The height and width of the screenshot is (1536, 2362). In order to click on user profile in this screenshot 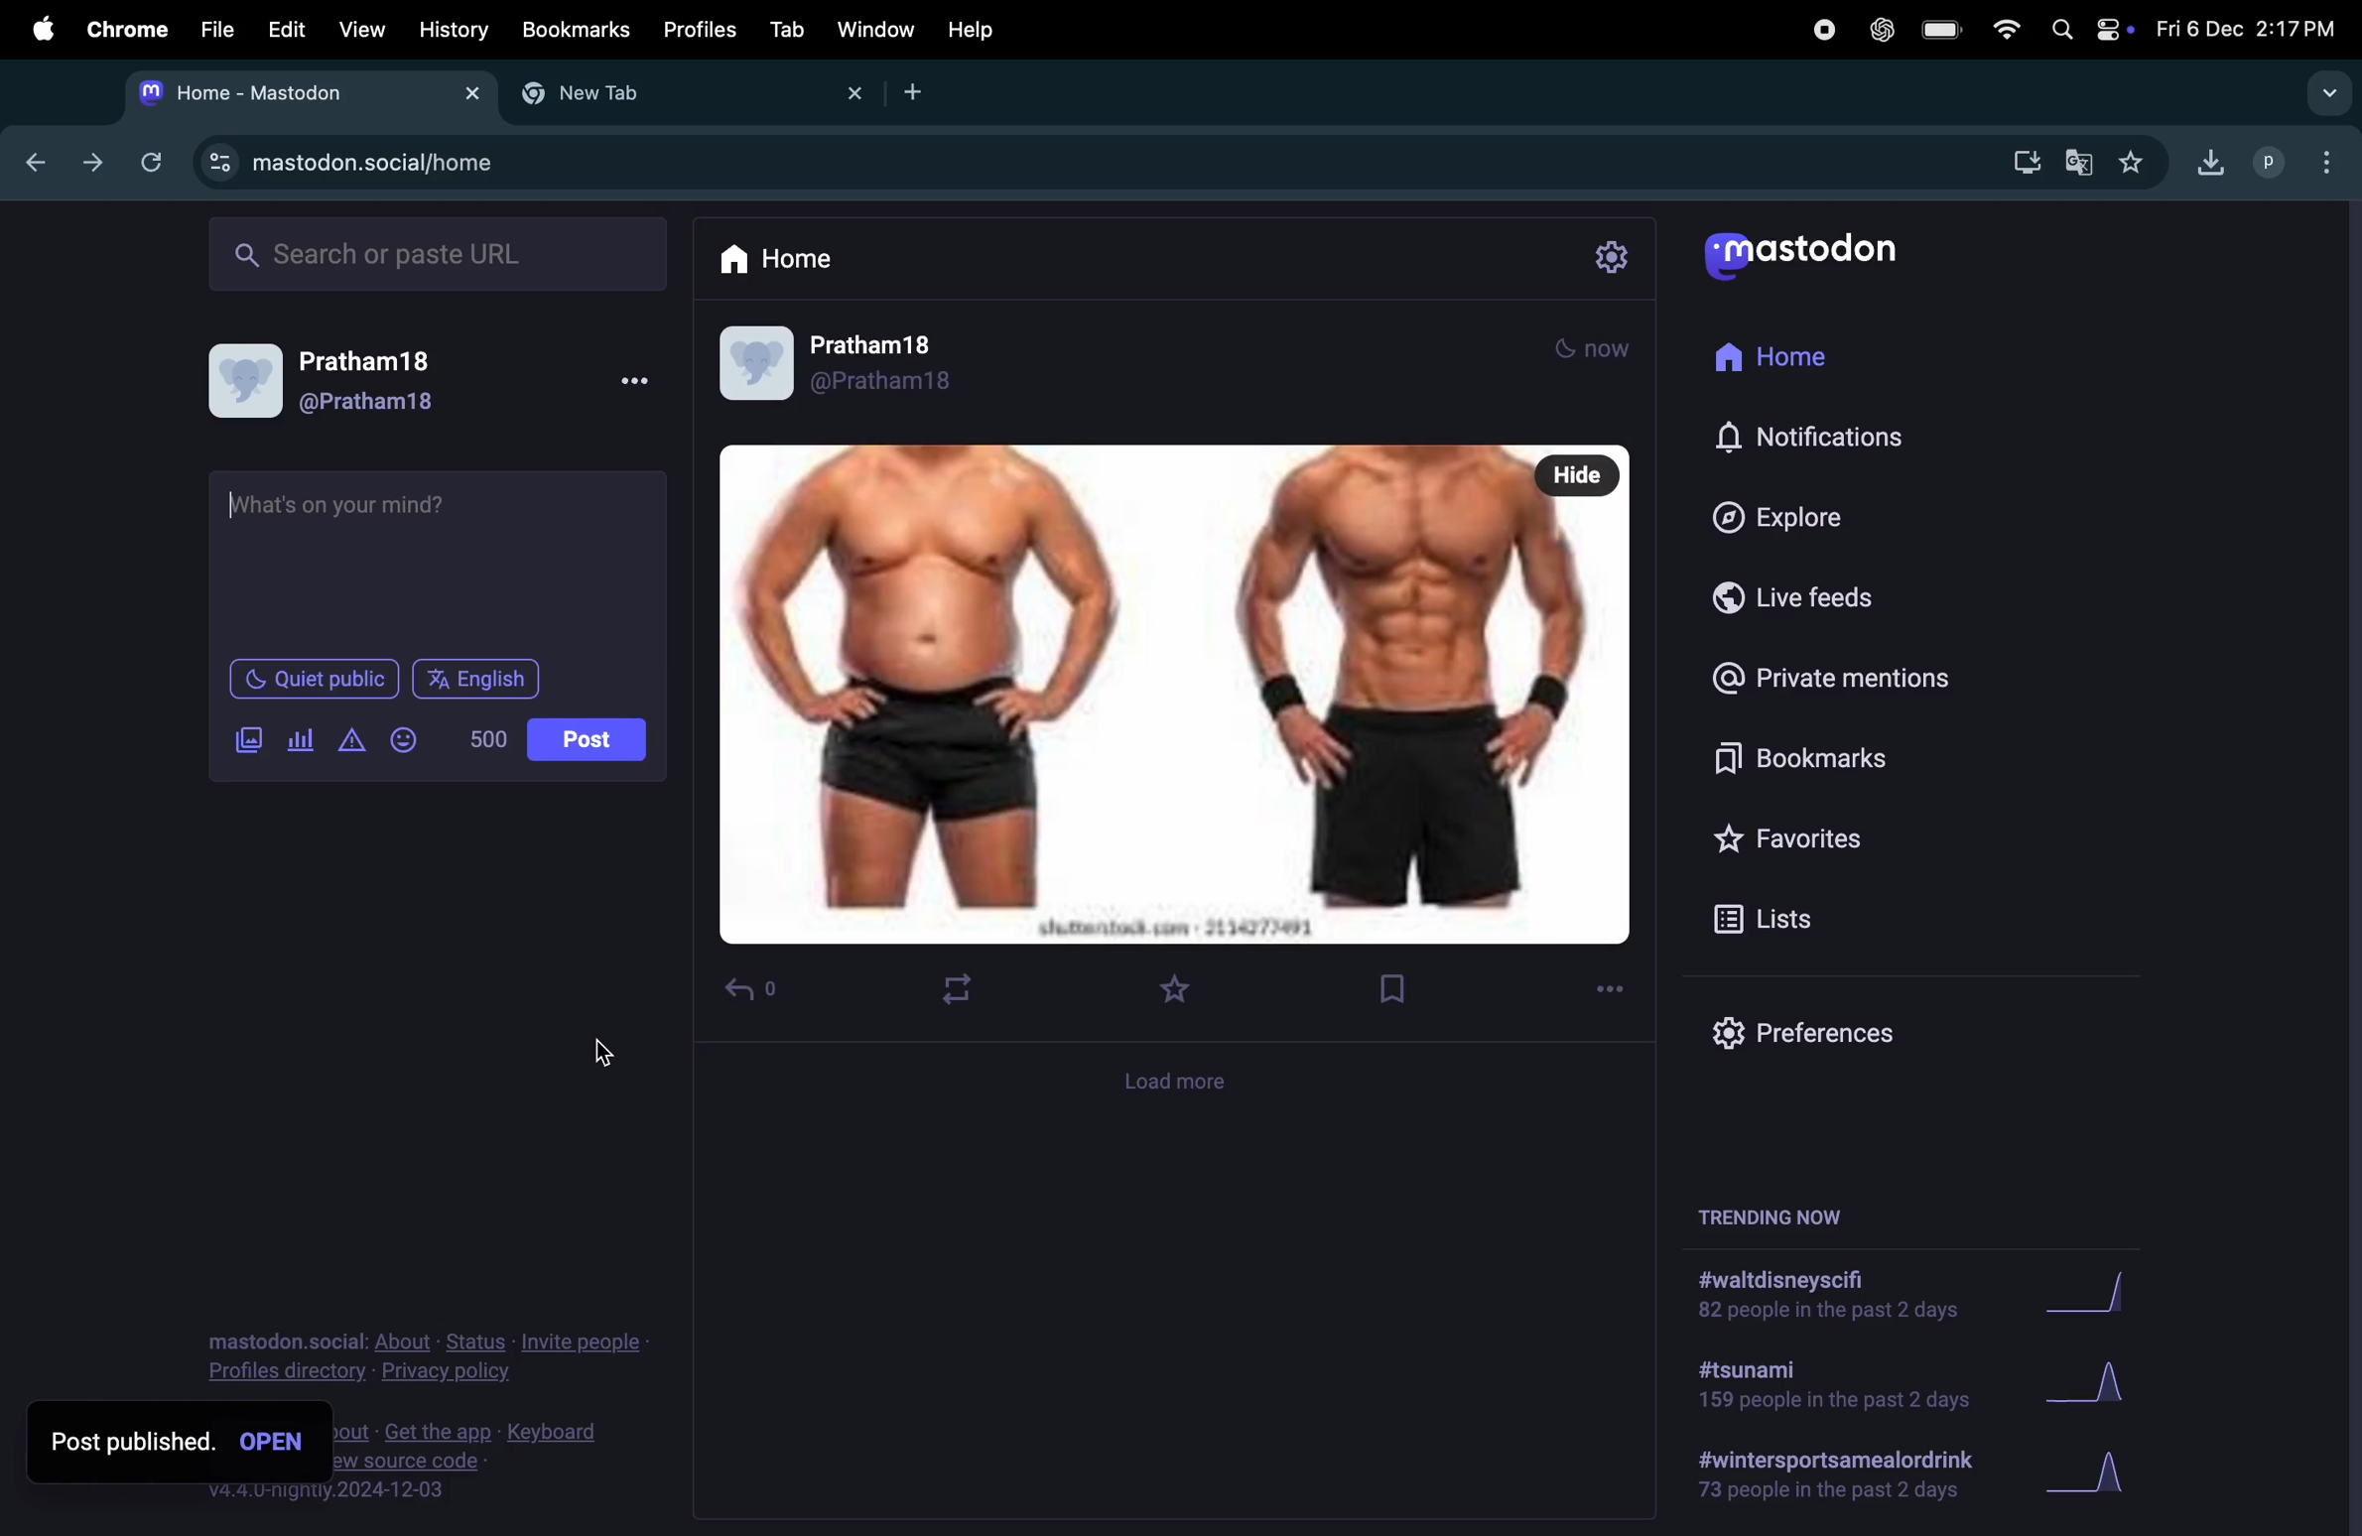, I will do `click(353, 382)`.